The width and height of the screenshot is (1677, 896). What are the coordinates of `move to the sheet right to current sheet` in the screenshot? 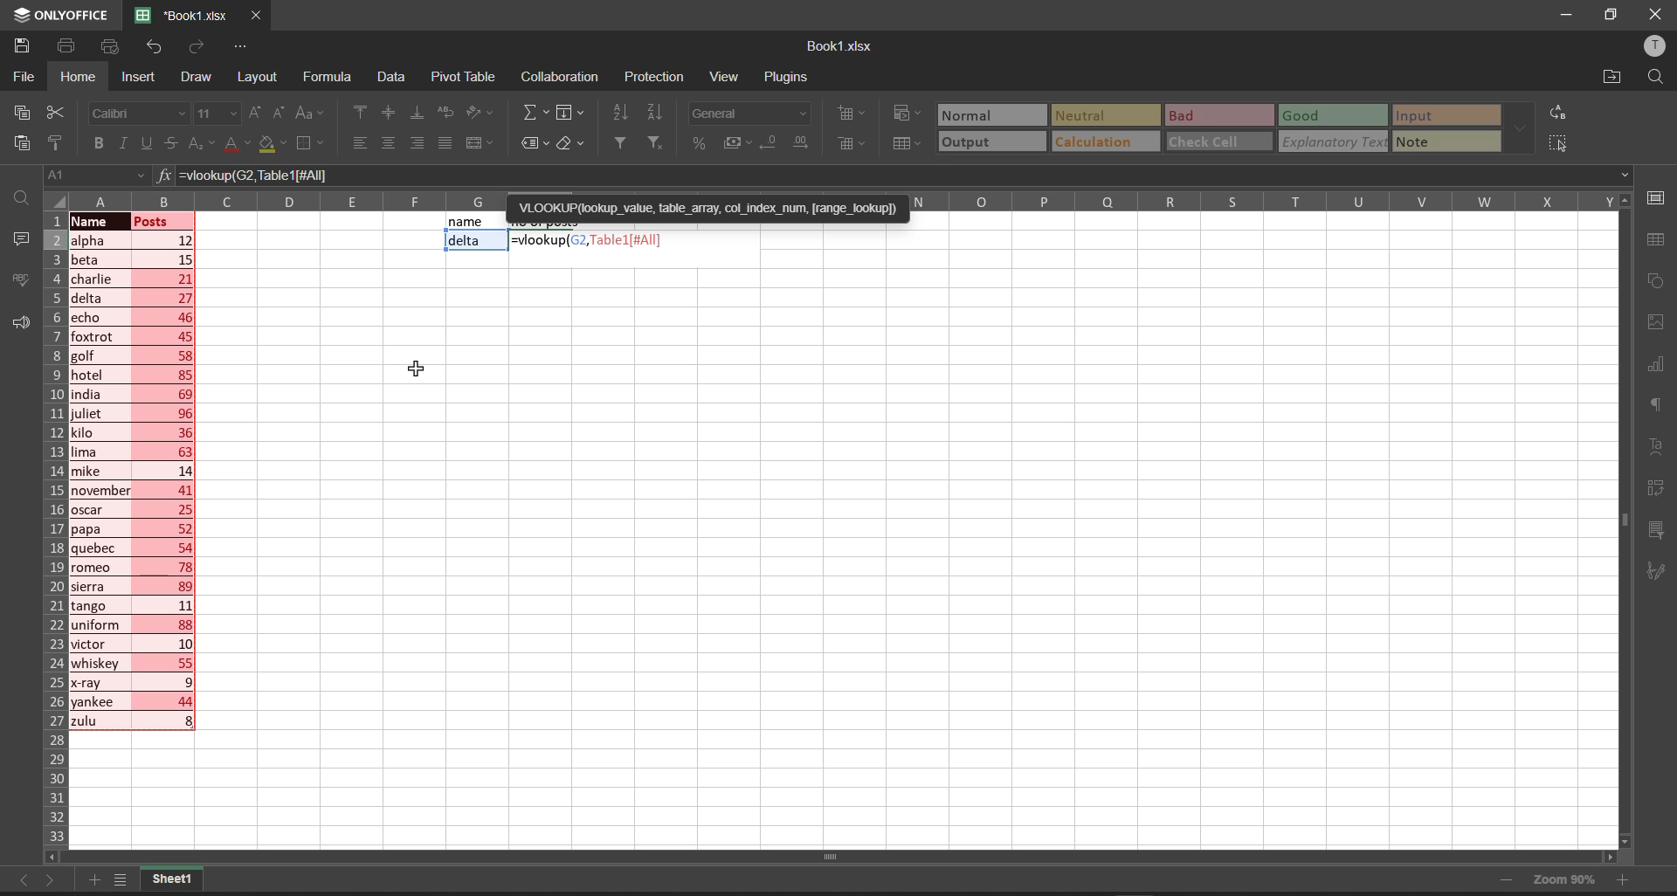 It's located at (53, 884).